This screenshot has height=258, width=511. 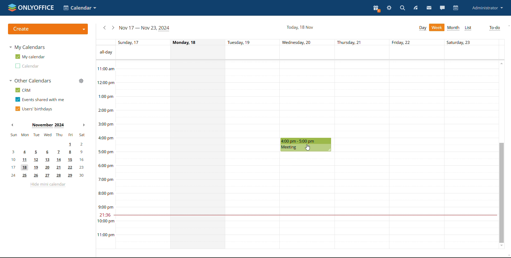 What do you see at coordinates (468, 28) in the screenshot?
I see `list view` at bounding box center [468, 28].